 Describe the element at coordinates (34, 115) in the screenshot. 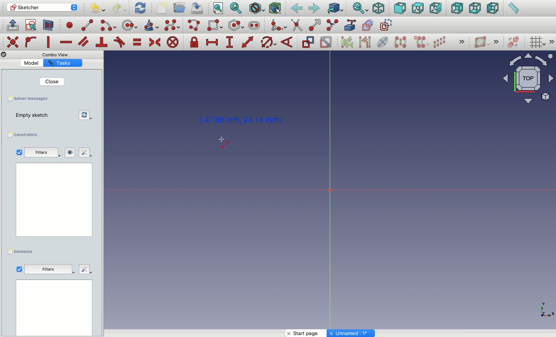

I see `Empty sketch` at that location.